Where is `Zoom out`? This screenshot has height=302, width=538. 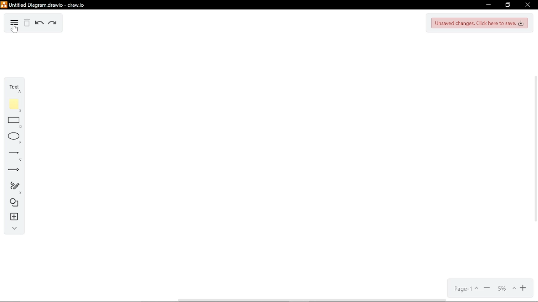
Zoom out is located at coordinates (487, 287).